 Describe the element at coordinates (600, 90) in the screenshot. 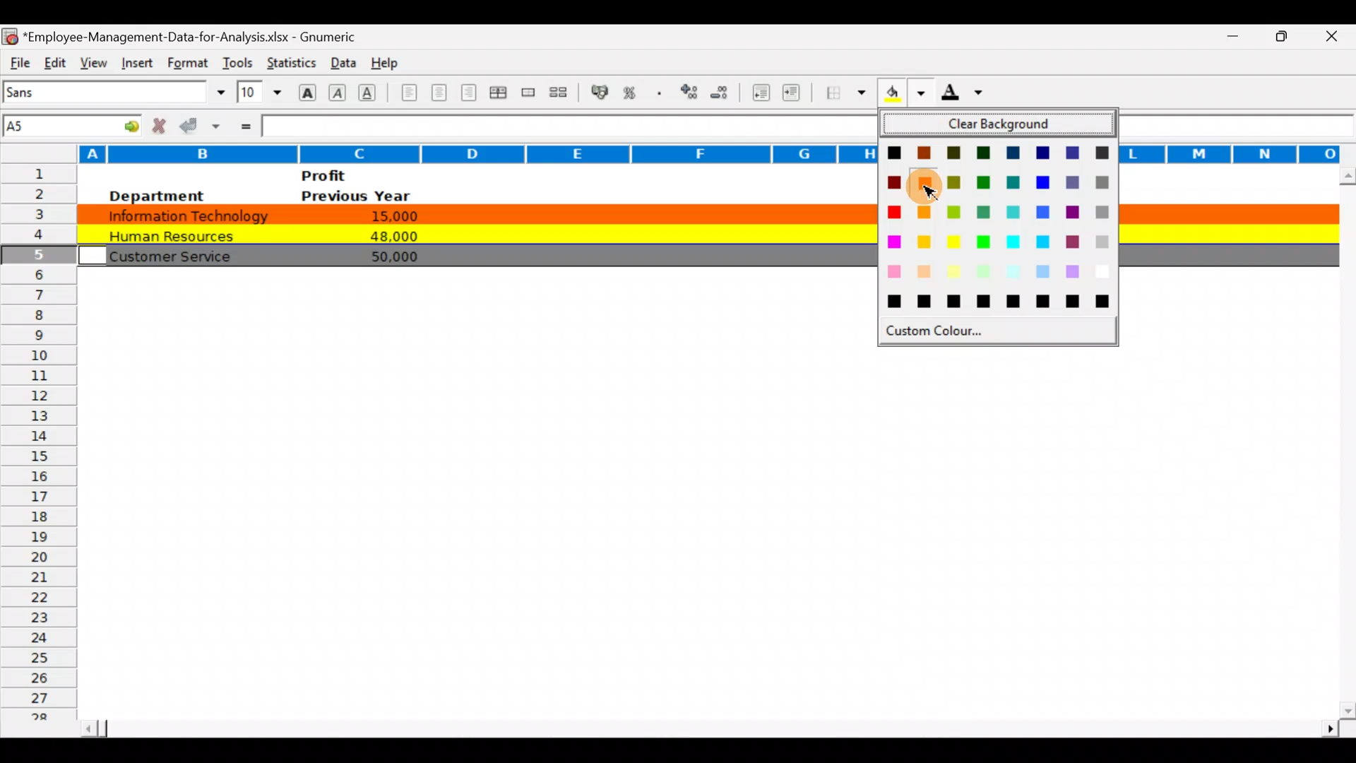

I see `Format selection as accounting` at that location.